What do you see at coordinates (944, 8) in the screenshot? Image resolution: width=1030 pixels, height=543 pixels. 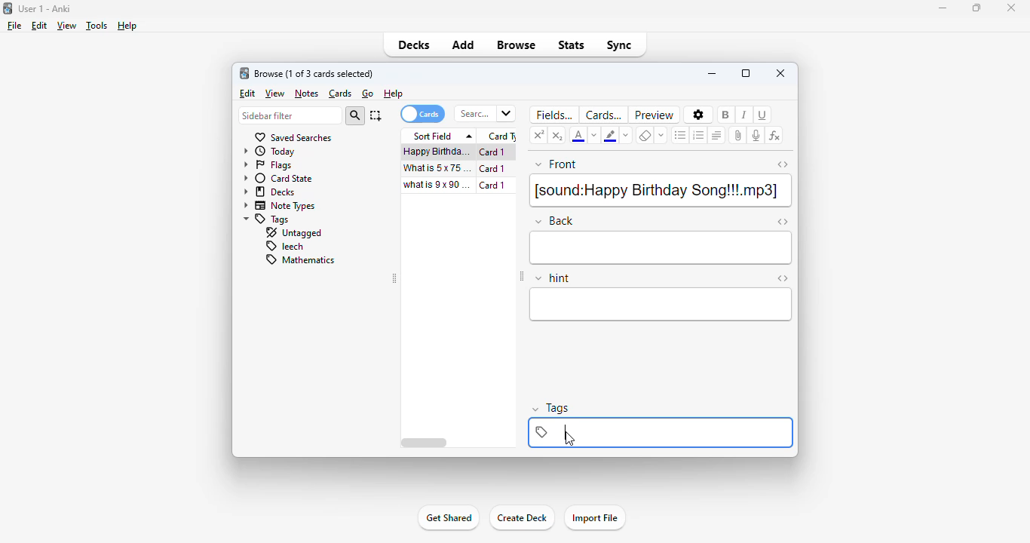 I see `minimize` at bounding box center [944, 8].